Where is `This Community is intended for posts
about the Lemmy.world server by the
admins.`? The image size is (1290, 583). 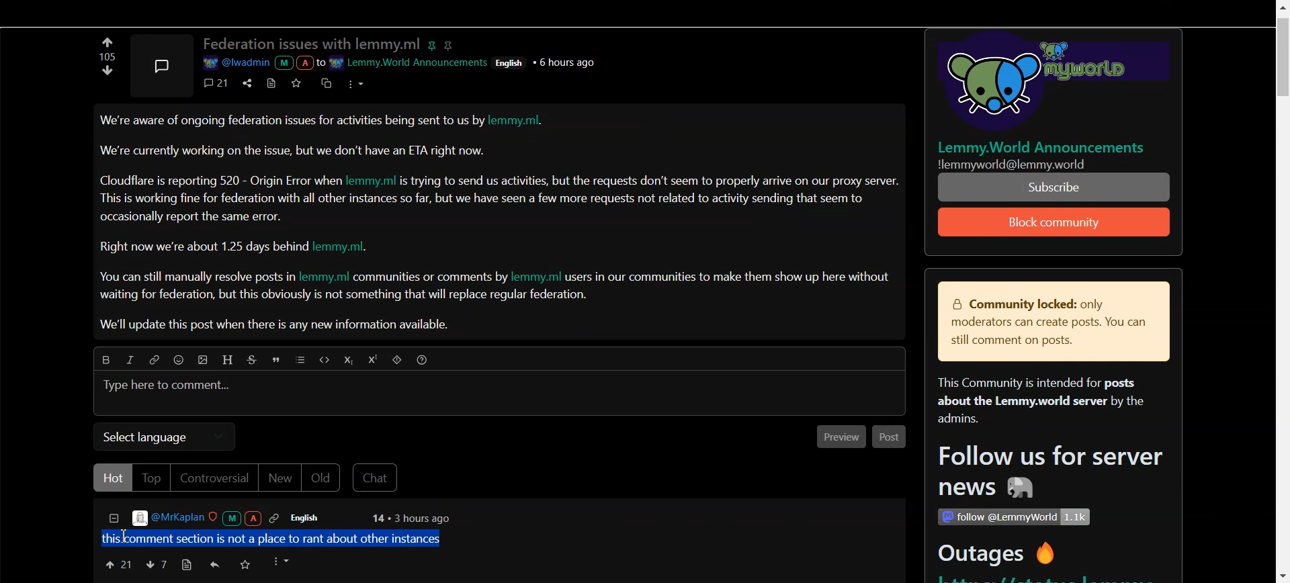
This Community is intended for posts
about the Lemmy.world server by the
admins. is located at coordinates (1035, 402).